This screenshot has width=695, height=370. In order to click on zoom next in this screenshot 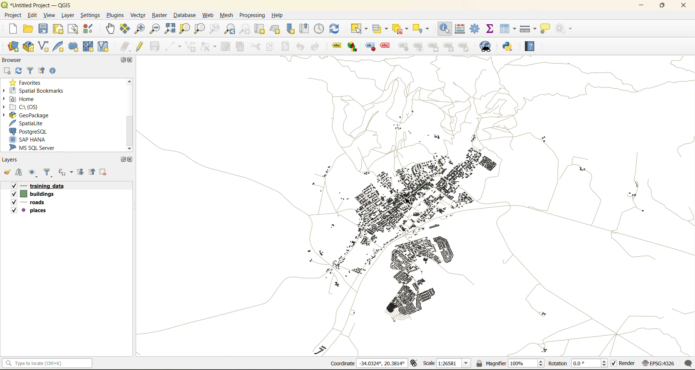, I will do `click(245, 29)`.